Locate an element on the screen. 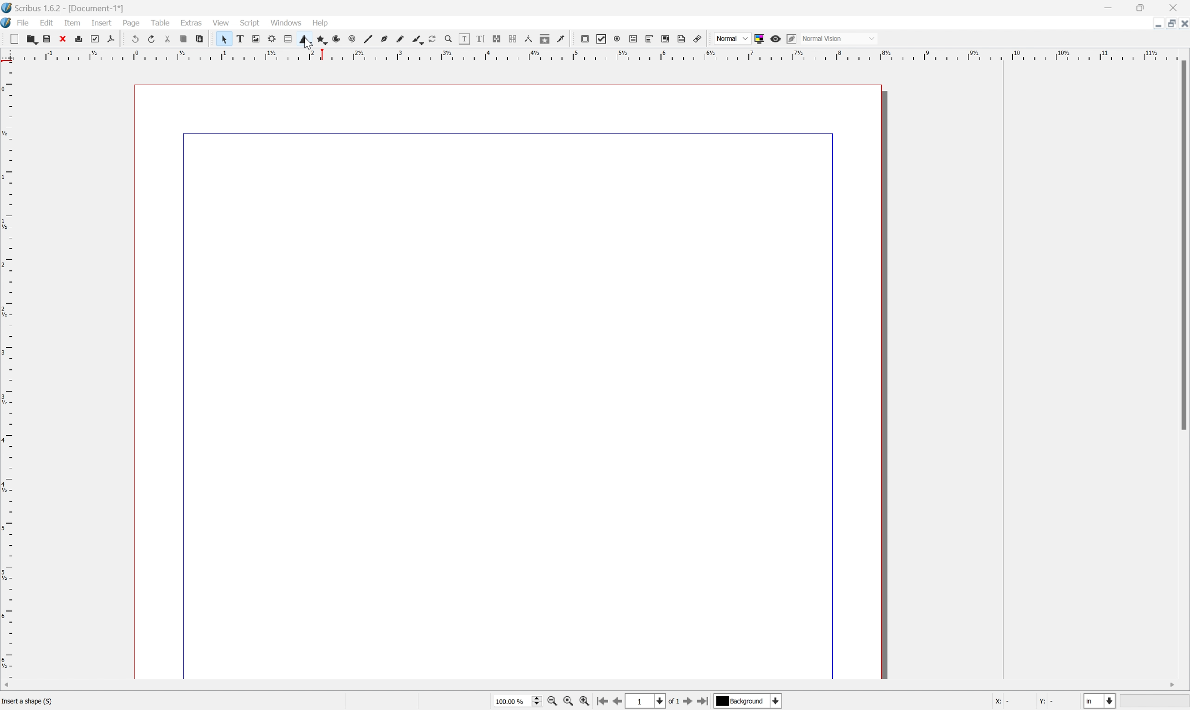 This screenshot has width=1190, height=710. Cut is located at coordinates (166, 39).